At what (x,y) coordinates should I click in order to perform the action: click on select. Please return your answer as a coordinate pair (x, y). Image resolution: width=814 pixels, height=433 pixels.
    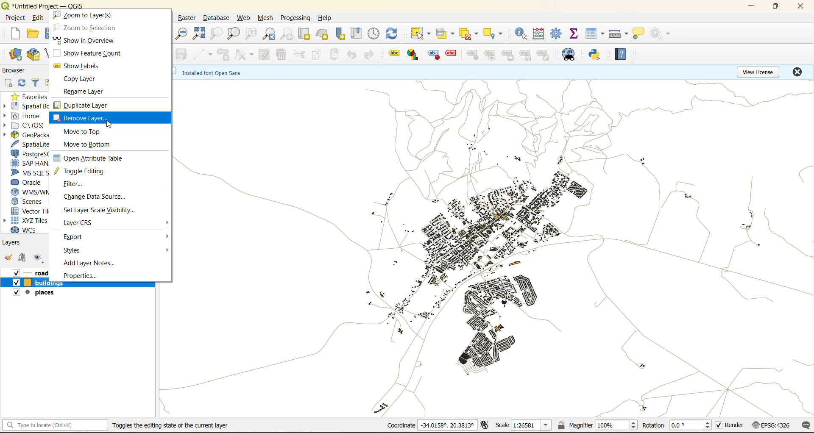
    Looking at the image, I should click on (421, 34).